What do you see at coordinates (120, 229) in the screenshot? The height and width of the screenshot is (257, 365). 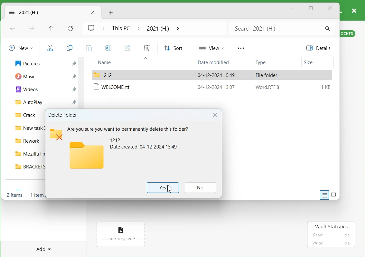 I see `Icon` at bounding box center [120, 229].